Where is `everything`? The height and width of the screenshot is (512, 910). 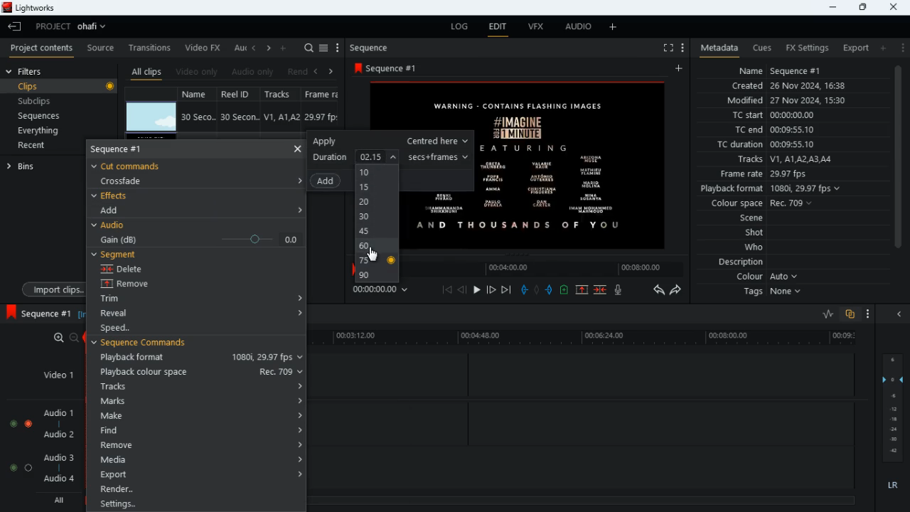 everything is located at coordinates (36, 132).